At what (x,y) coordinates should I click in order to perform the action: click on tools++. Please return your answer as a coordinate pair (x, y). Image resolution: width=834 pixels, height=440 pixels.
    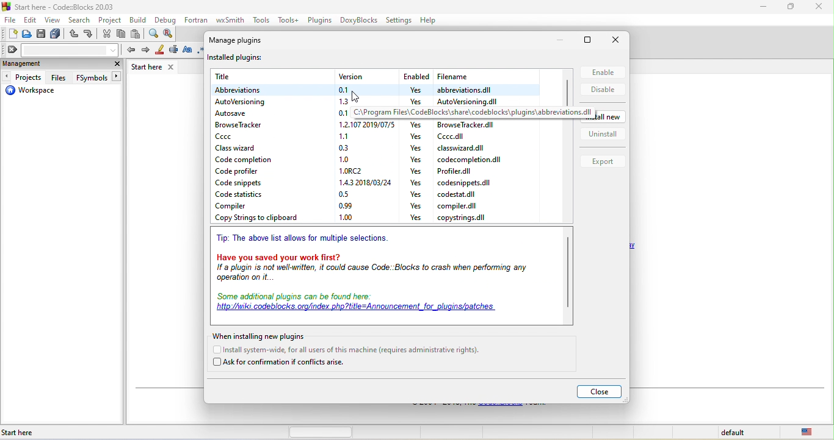
    Looking at the image, I should click on (289, 20).